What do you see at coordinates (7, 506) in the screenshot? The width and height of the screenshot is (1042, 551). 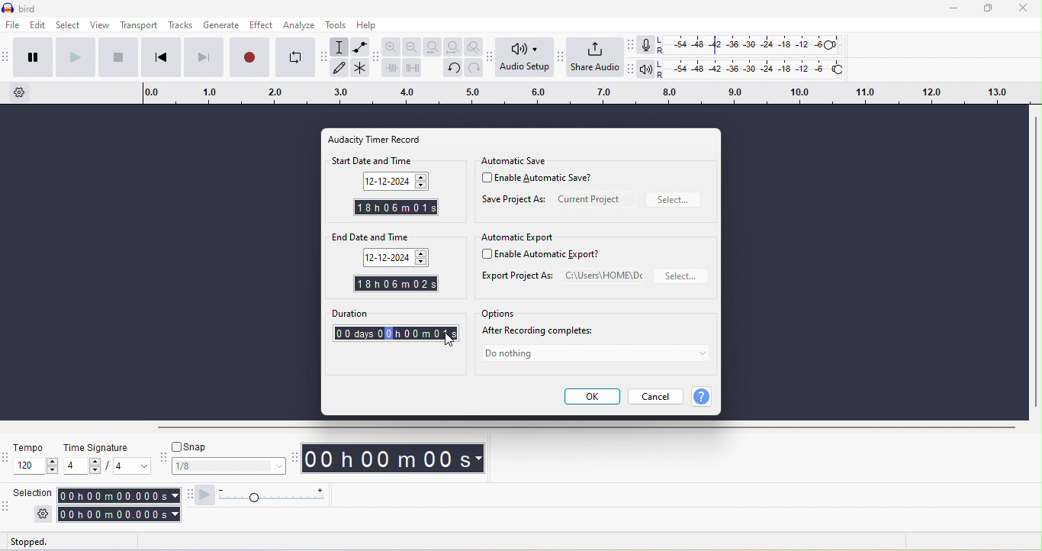 I see `audacity selection toolbar` at bounding box center [7, 506].